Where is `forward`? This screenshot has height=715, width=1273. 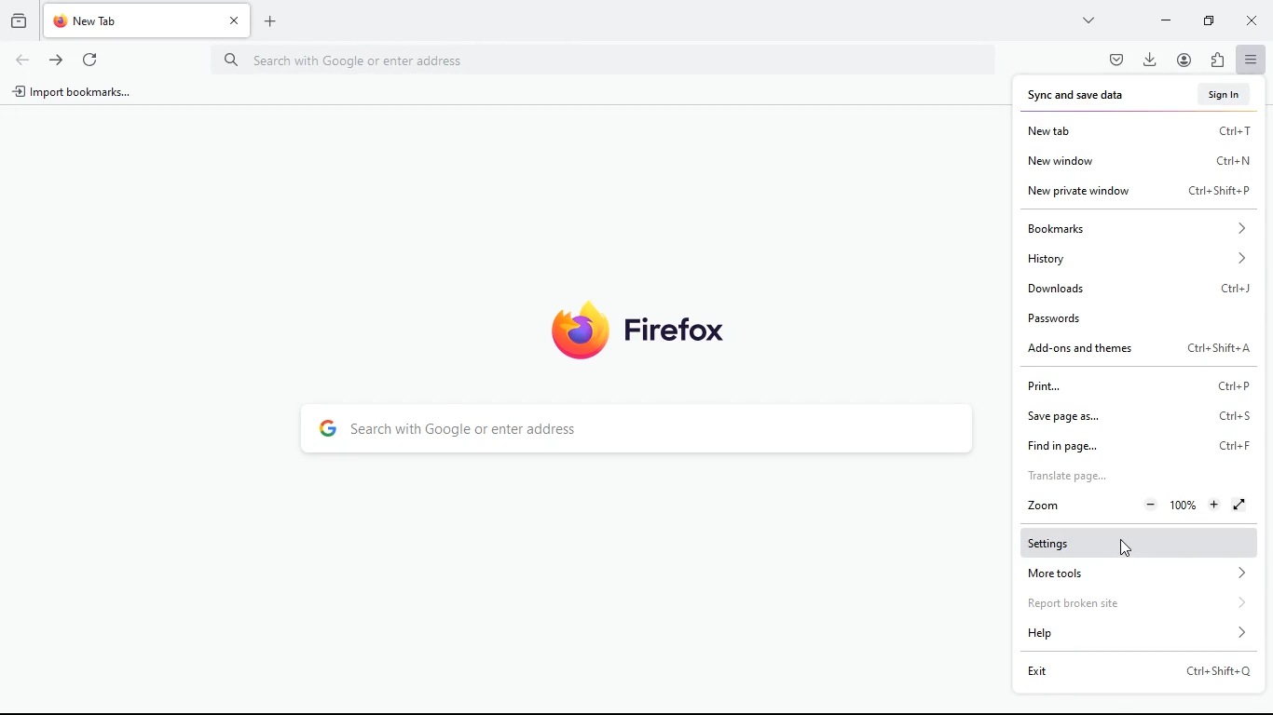
forward is located at coordinates (57, 61).